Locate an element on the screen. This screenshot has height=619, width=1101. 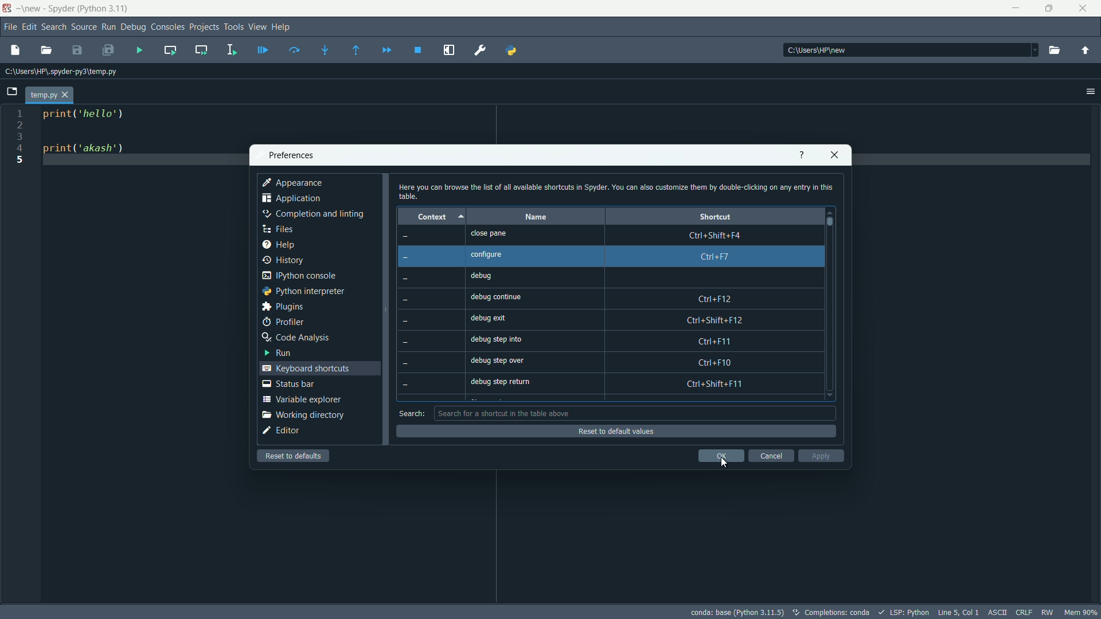
name is located at coordinates (536, 217).